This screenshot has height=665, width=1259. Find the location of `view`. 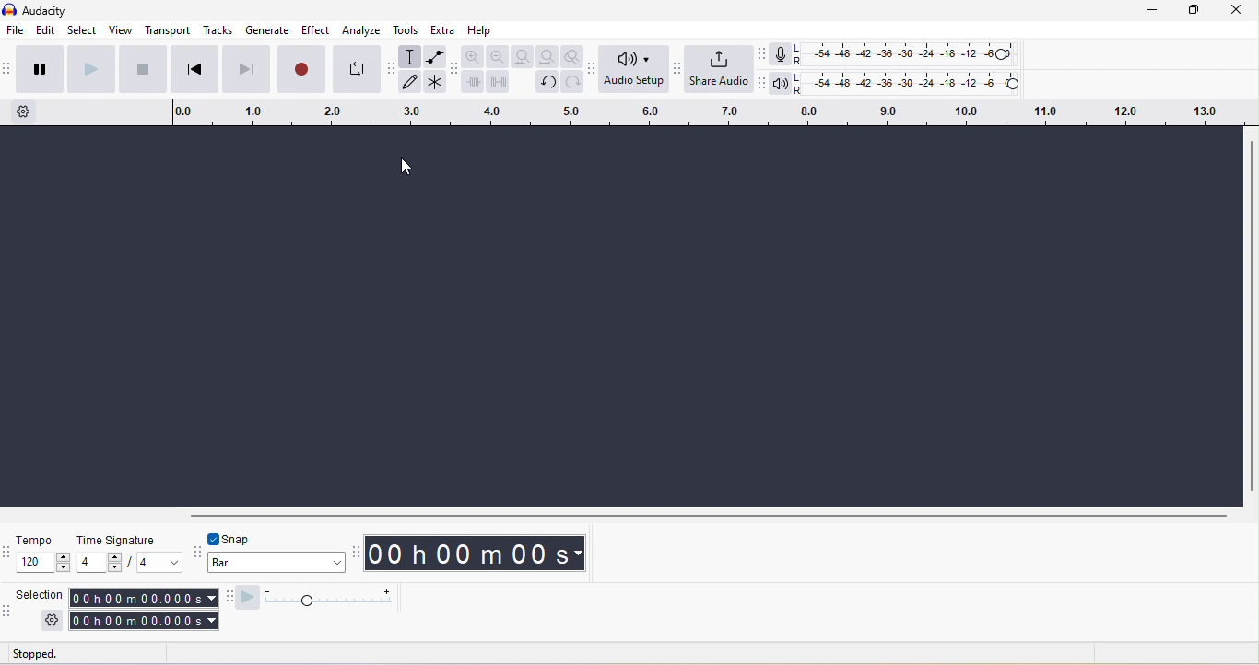

view is located at coordinates (122, 29).